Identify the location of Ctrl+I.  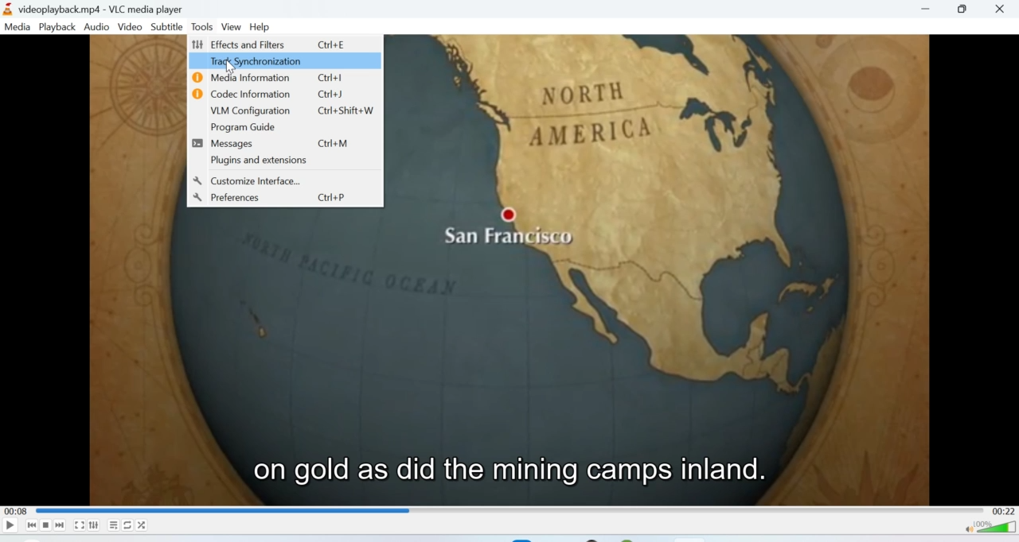
(334, 75).